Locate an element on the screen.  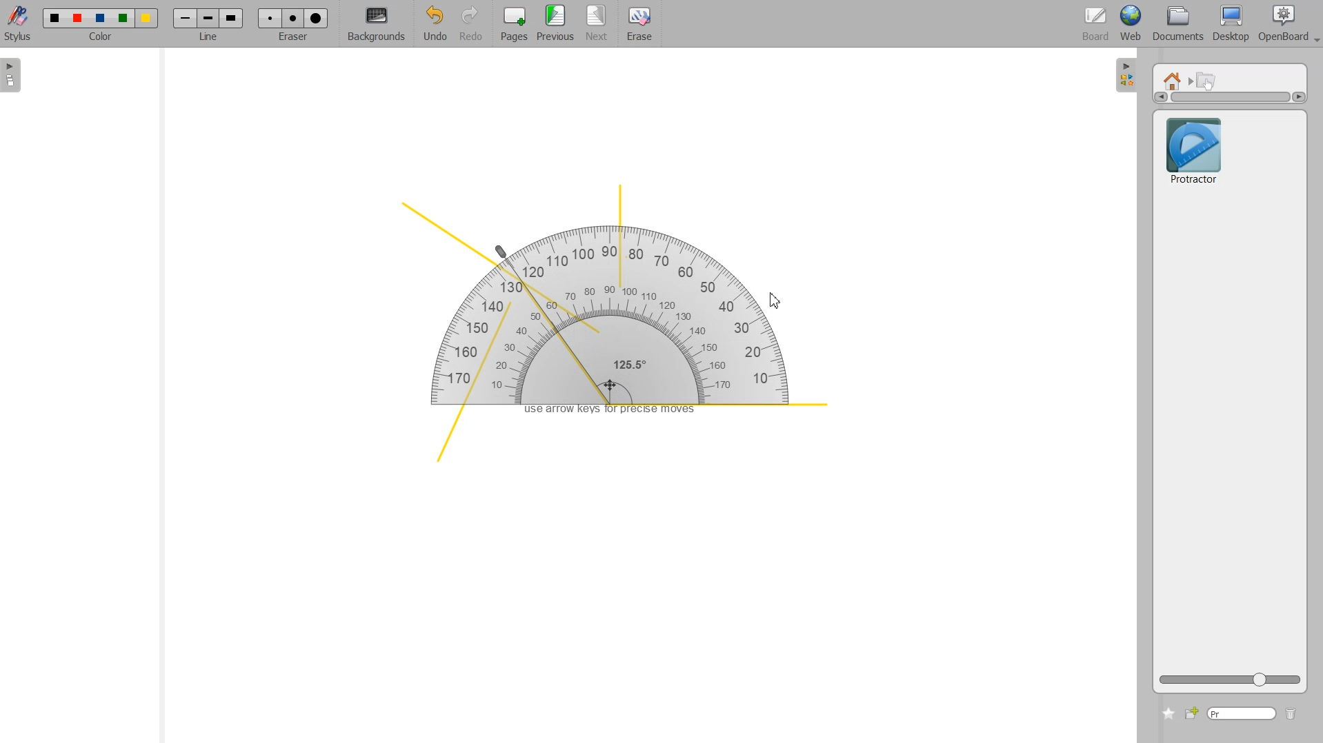
Next is located at coordinates (598, 24).